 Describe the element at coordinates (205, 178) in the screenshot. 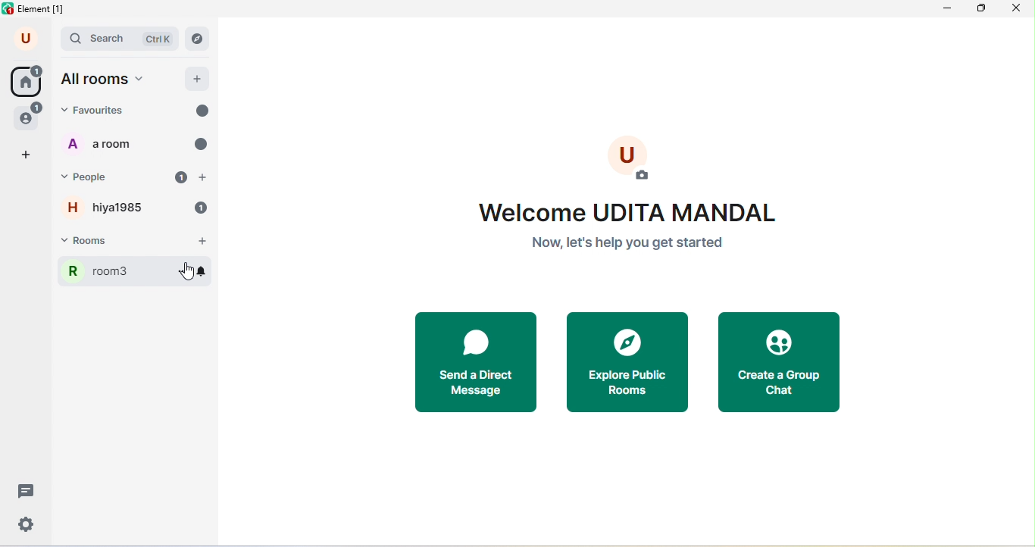

I see `add prople` at that location.